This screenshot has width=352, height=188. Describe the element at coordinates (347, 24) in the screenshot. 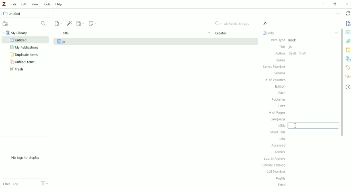

I see `Info` at that location.